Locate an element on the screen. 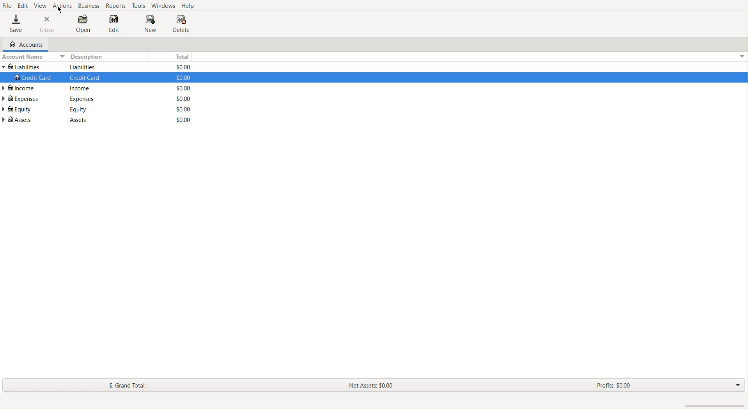 This screenshot has height=409, width=748. Profits is located at coordinates (613, 385).